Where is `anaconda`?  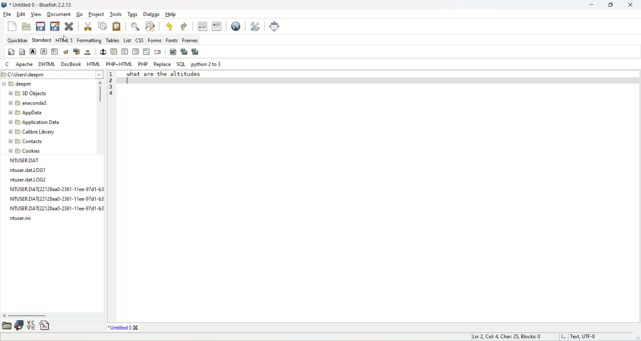 anaconda is located at coordinates (30, 103).